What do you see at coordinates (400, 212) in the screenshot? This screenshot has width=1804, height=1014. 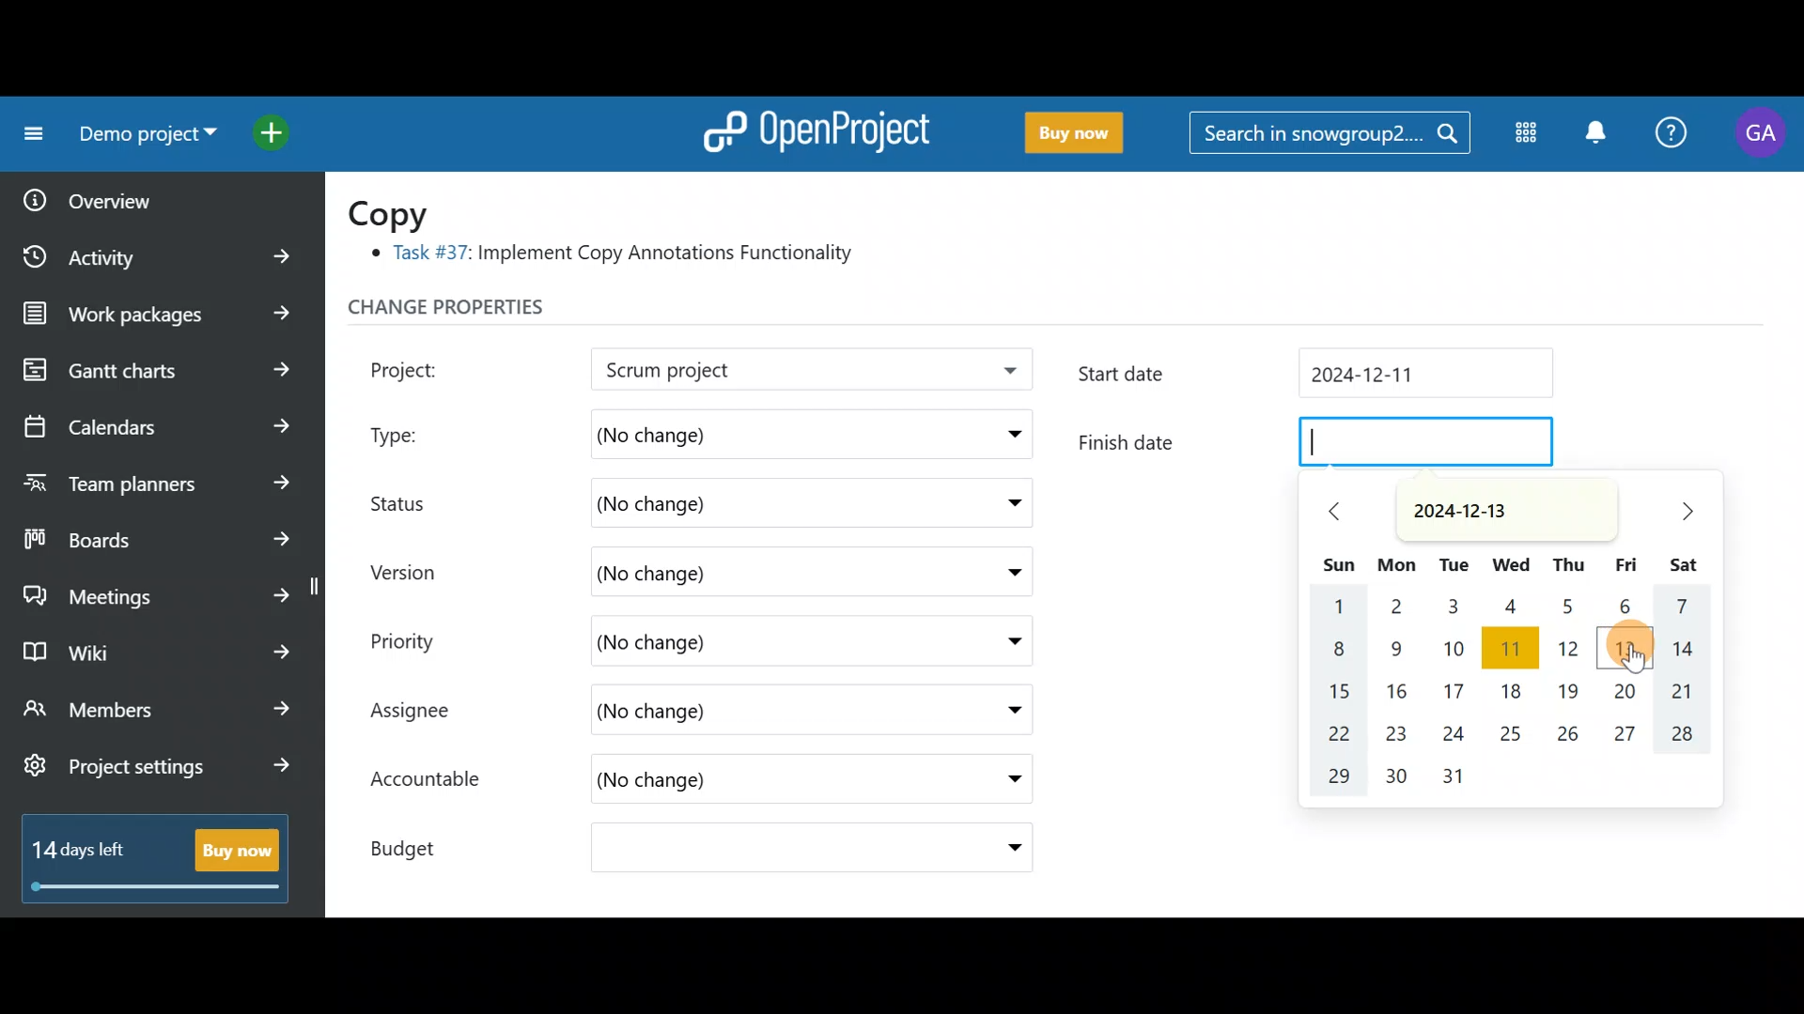 I see `Copy` at bounding box center [400, 212].